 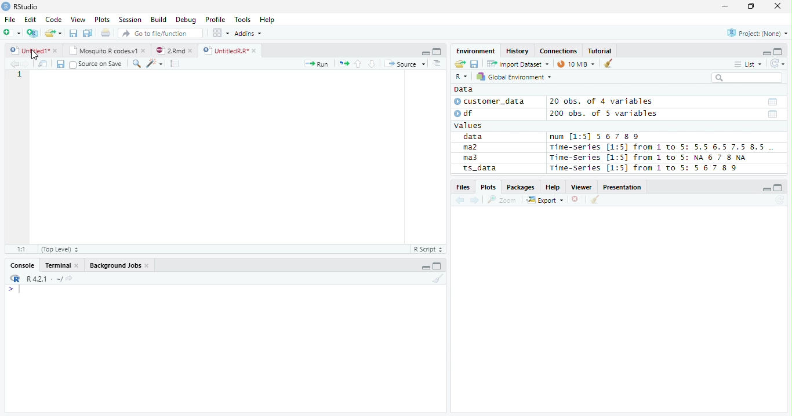 I want to click on Run, so click(x=318, y=64).